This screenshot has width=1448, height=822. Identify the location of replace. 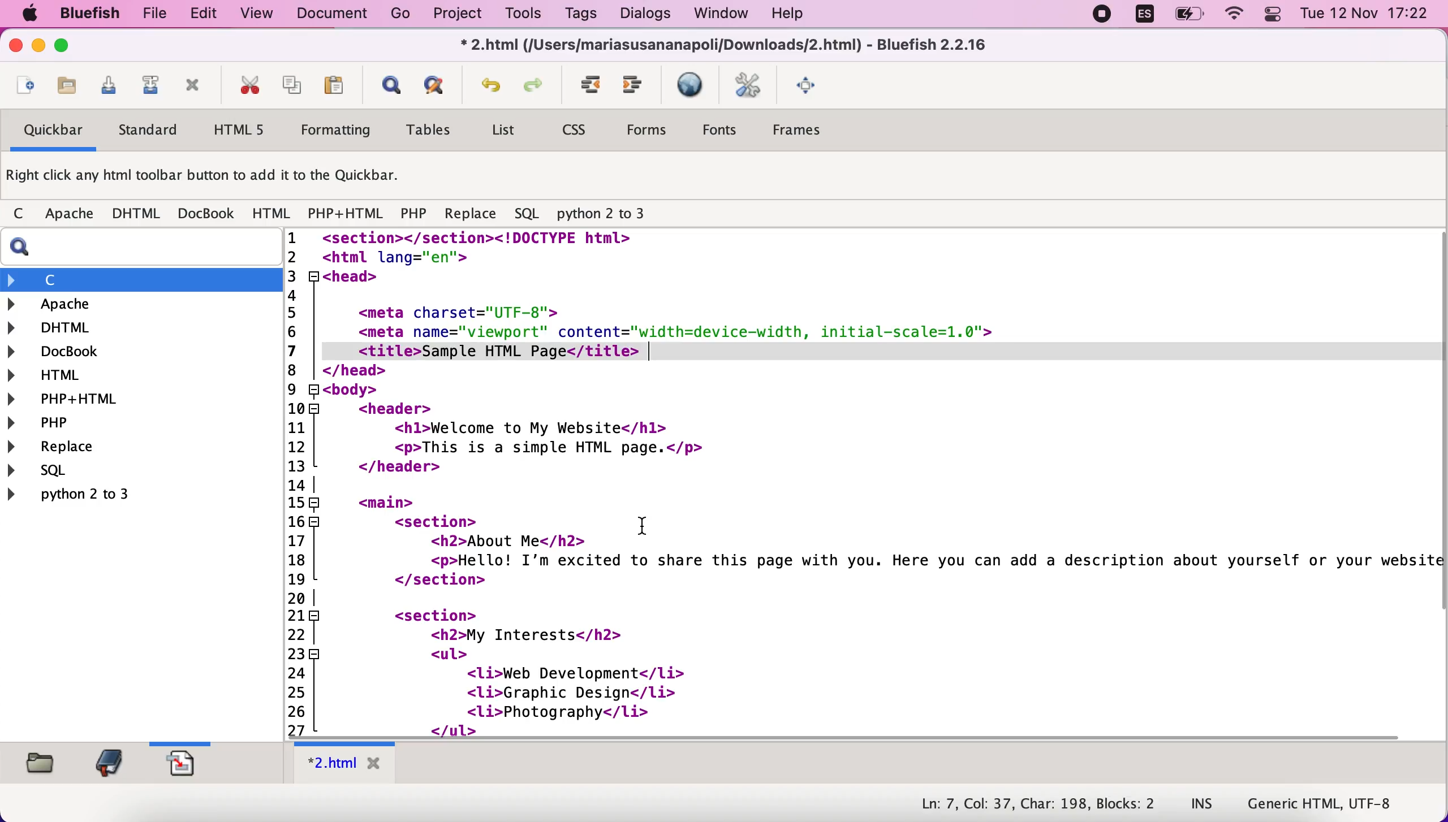
(473, 213).